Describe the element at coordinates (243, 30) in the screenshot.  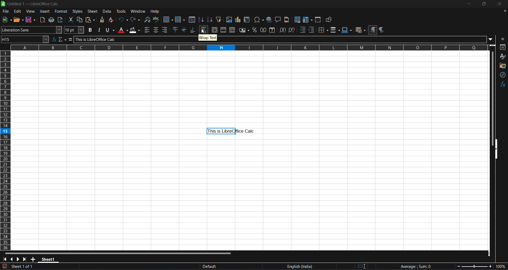
I see `format as currency` at that location.